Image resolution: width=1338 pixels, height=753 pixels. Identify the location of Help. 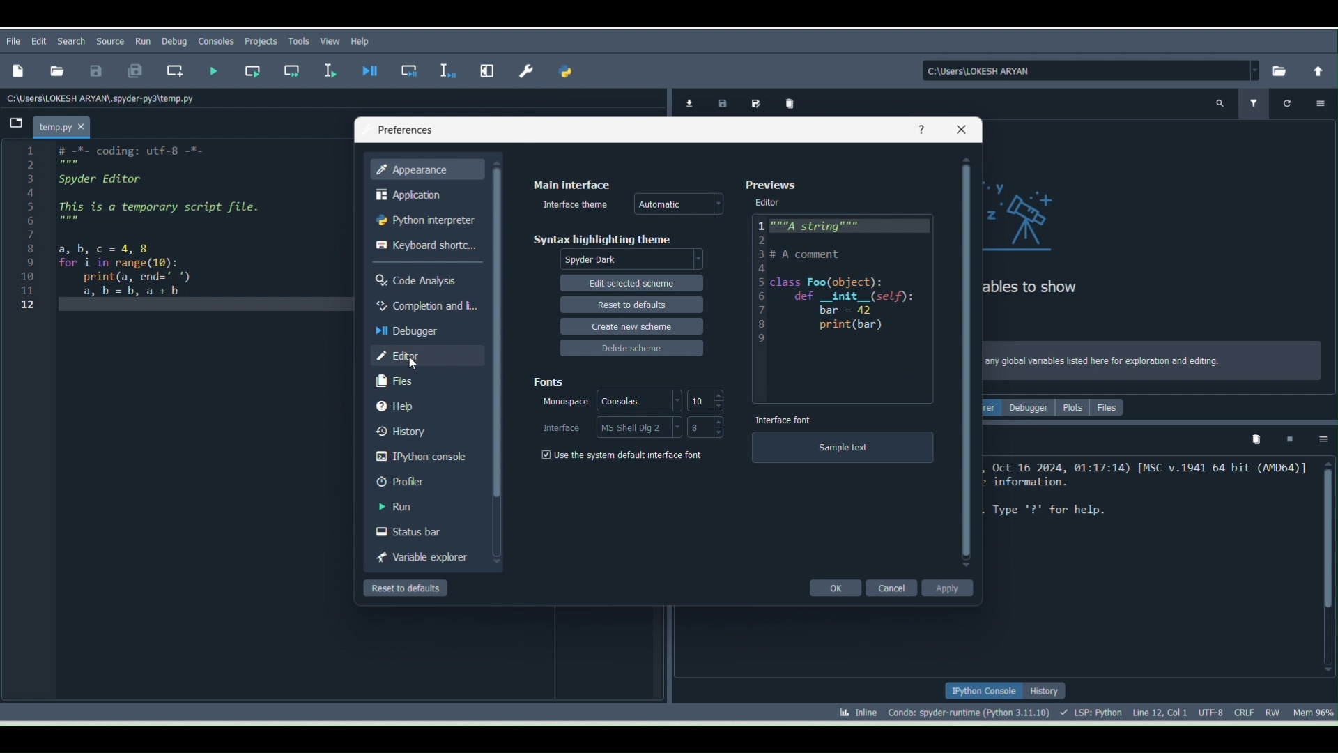
(921, 129).